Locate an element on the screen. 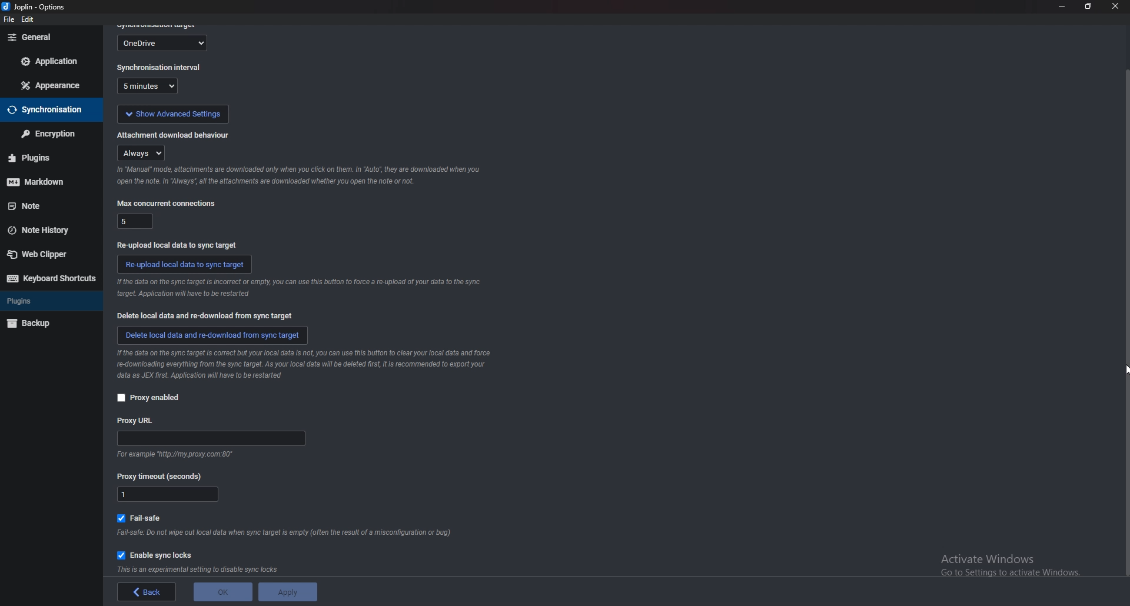 The width and height of the screenshot is (1130, 606). attachment download behaviour is located at coordinates (174, 134).